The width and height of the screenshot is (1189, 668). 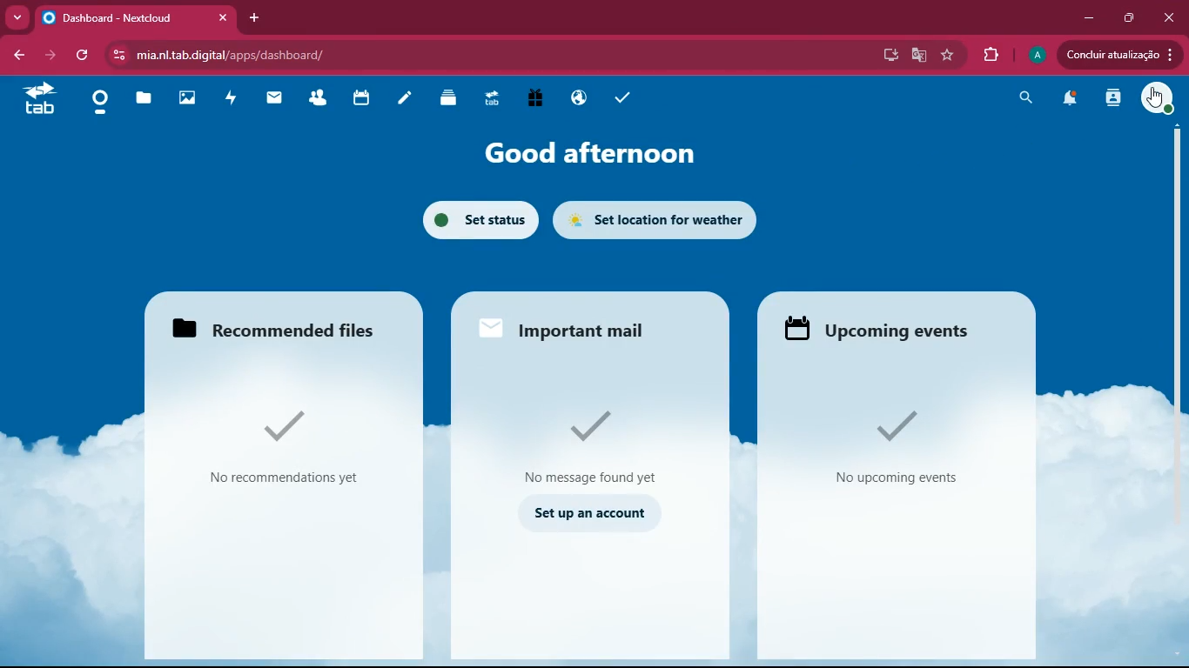 I want to click on search, so click(x=1025, y=98).